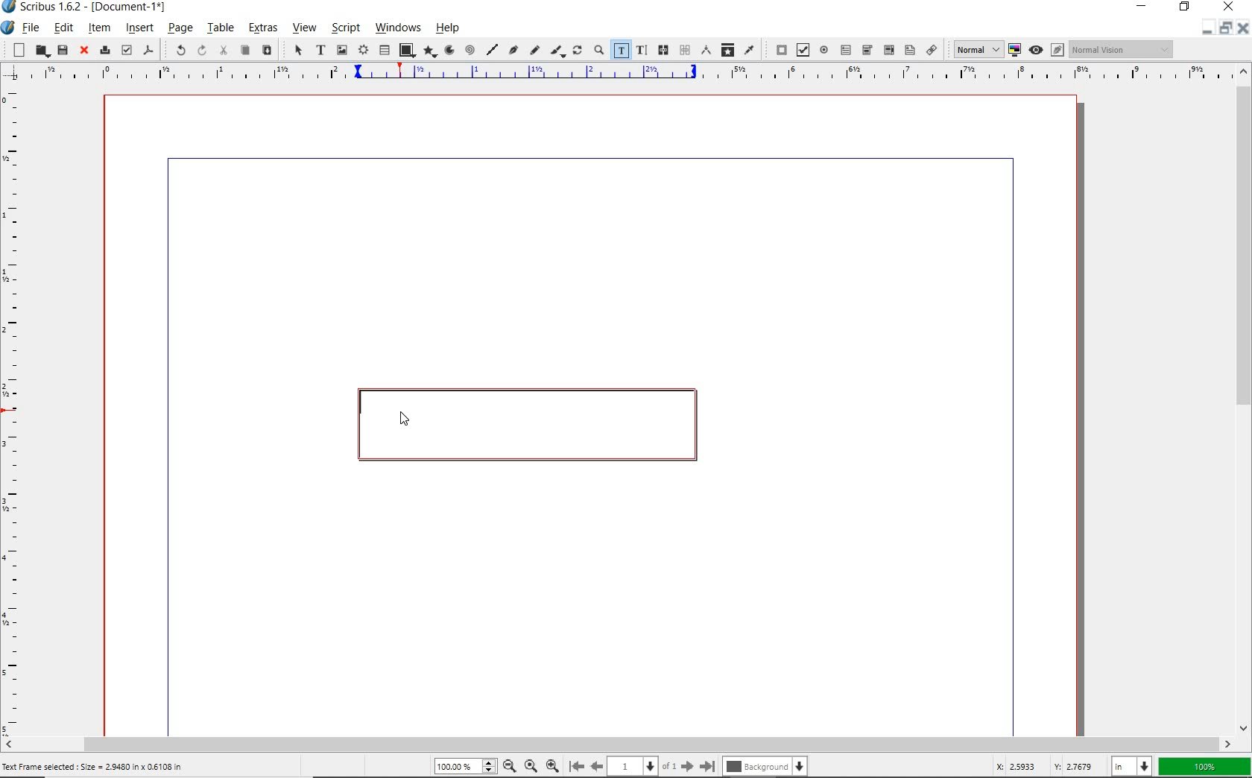 This screenshot has height=778, width=1252. Describe the element at coordinates (513, 51) in the screenshot. I see `Bezier curve` at that location.